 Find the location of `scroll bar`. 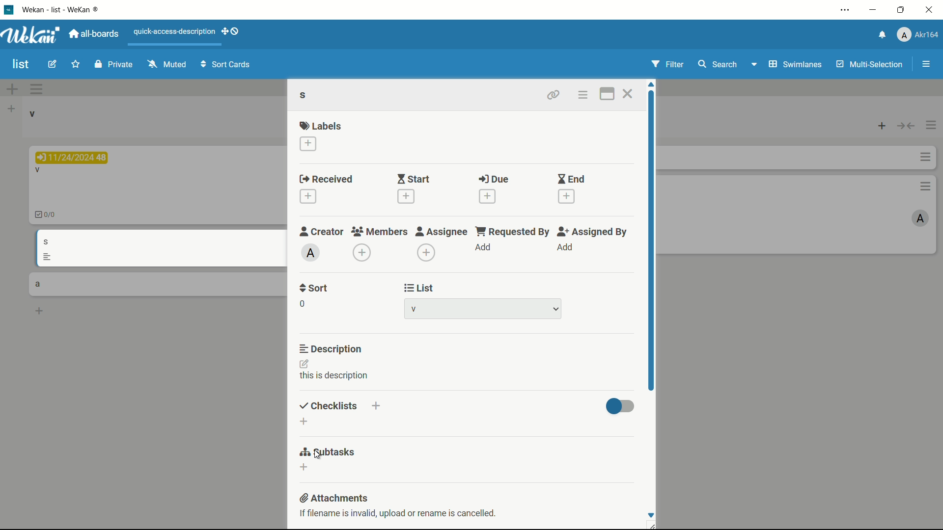

scroll bar is located at coordinates (651, 242).